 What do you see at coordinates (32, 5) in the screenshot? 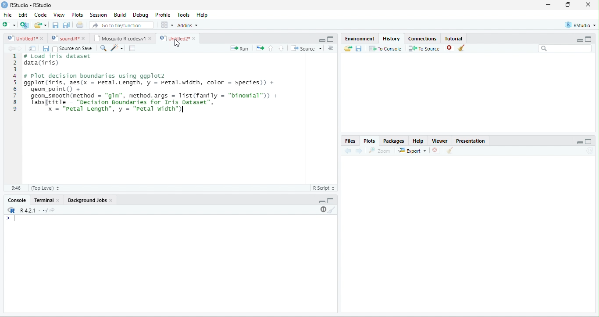
I see `RStudio-RStudio` at bounding box center [32, 5].